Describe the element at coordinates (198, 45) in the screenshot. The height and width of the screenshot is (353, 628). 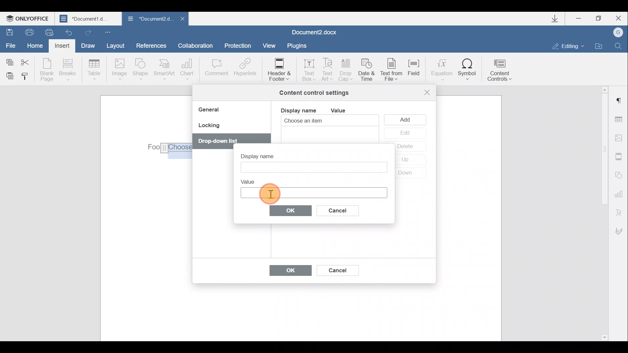
I see `Collaboration` at that location.